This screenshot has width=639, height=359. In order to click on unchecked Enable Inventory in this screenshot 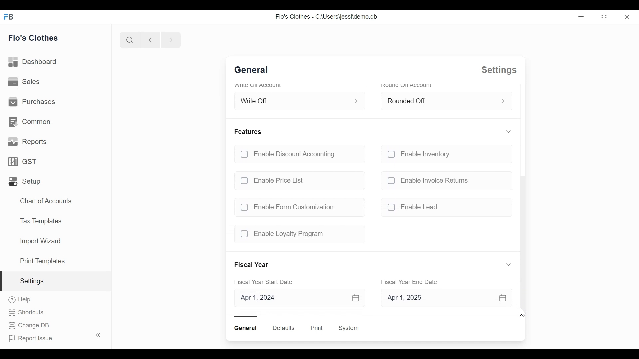, I will do `click(444, 155)`.